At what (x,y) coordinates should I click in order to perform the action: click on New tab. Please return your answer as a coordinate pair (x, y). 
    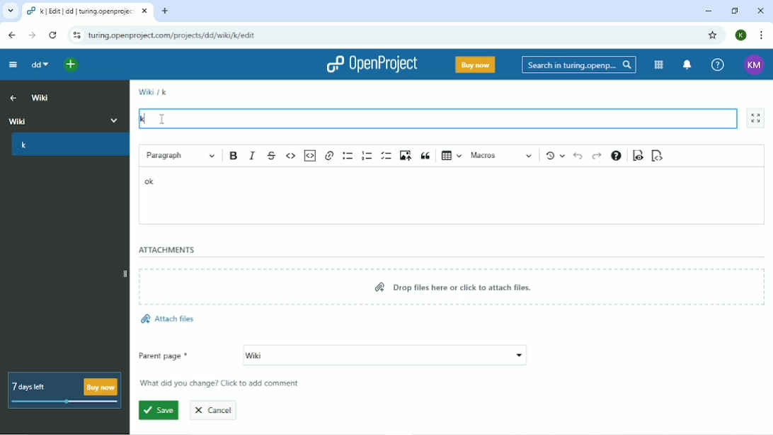
    Looking at the image, I should click on (165, 11).